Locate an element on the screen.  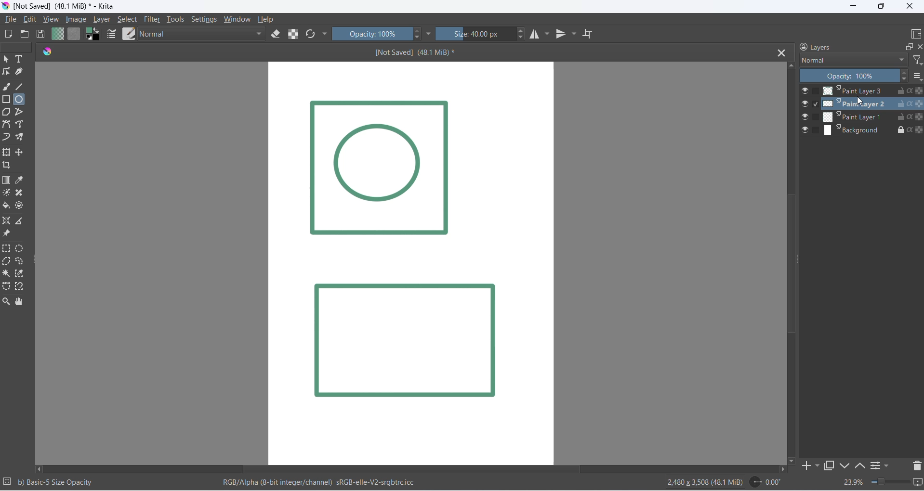
sample a color is located at coordinates (24, 180).